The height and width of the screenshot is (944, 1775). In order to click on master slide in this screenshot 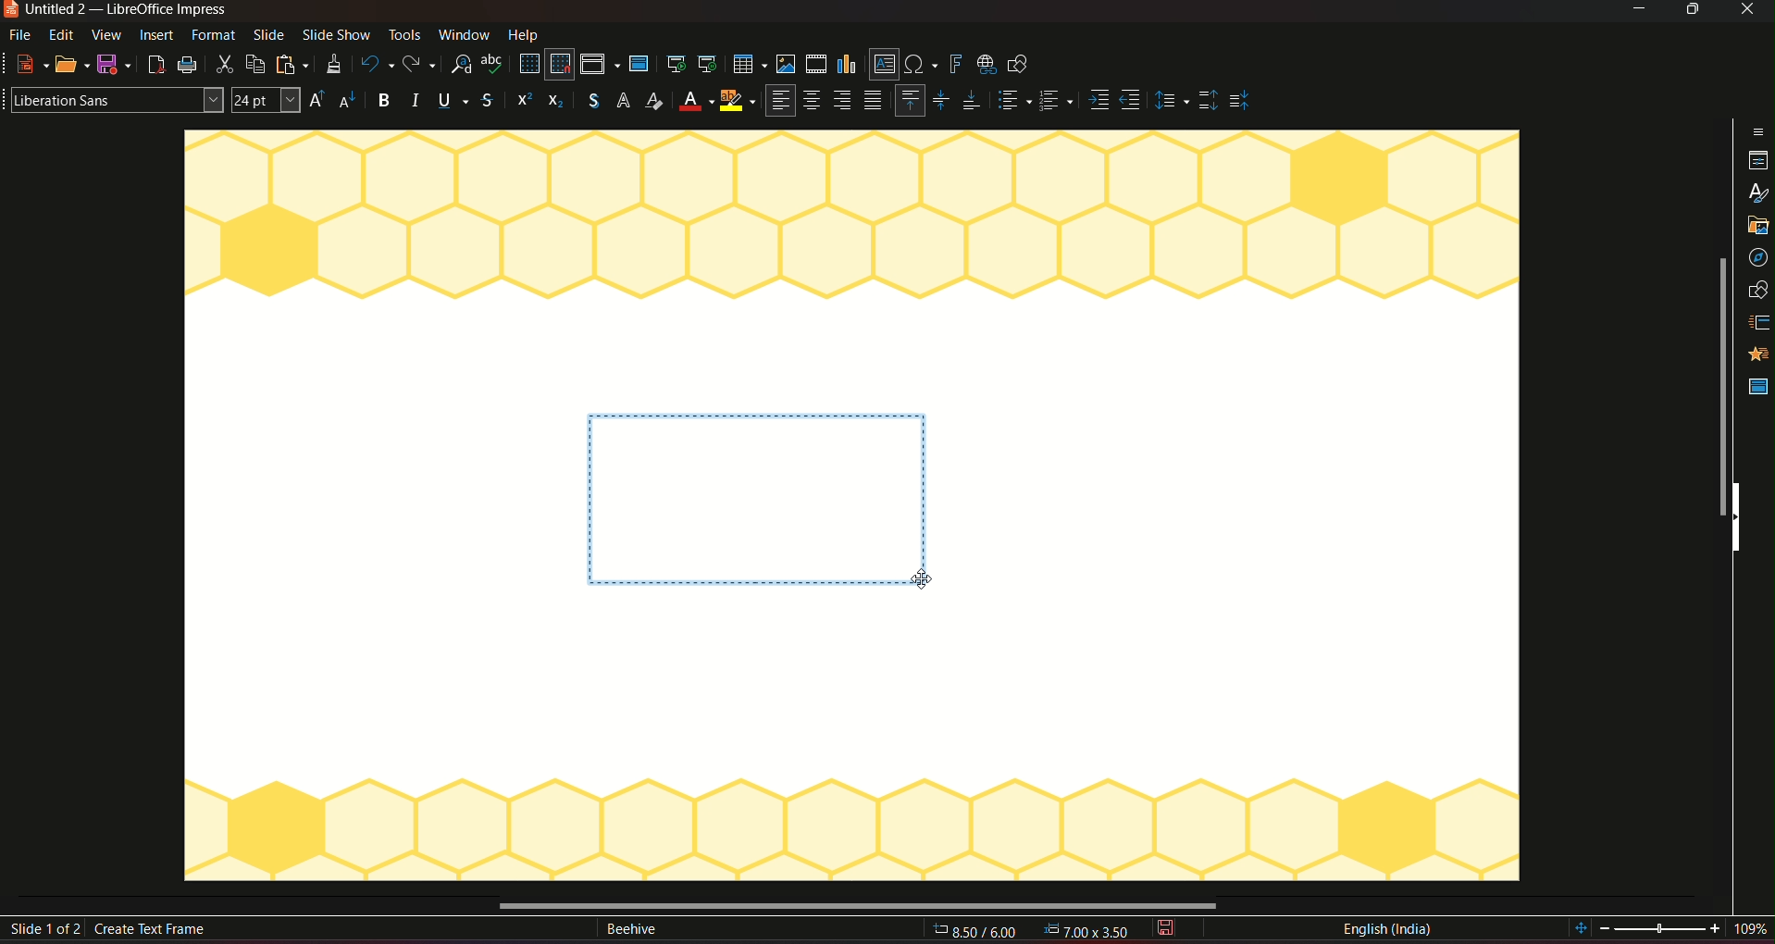, I will do `click(1758, 353)`.